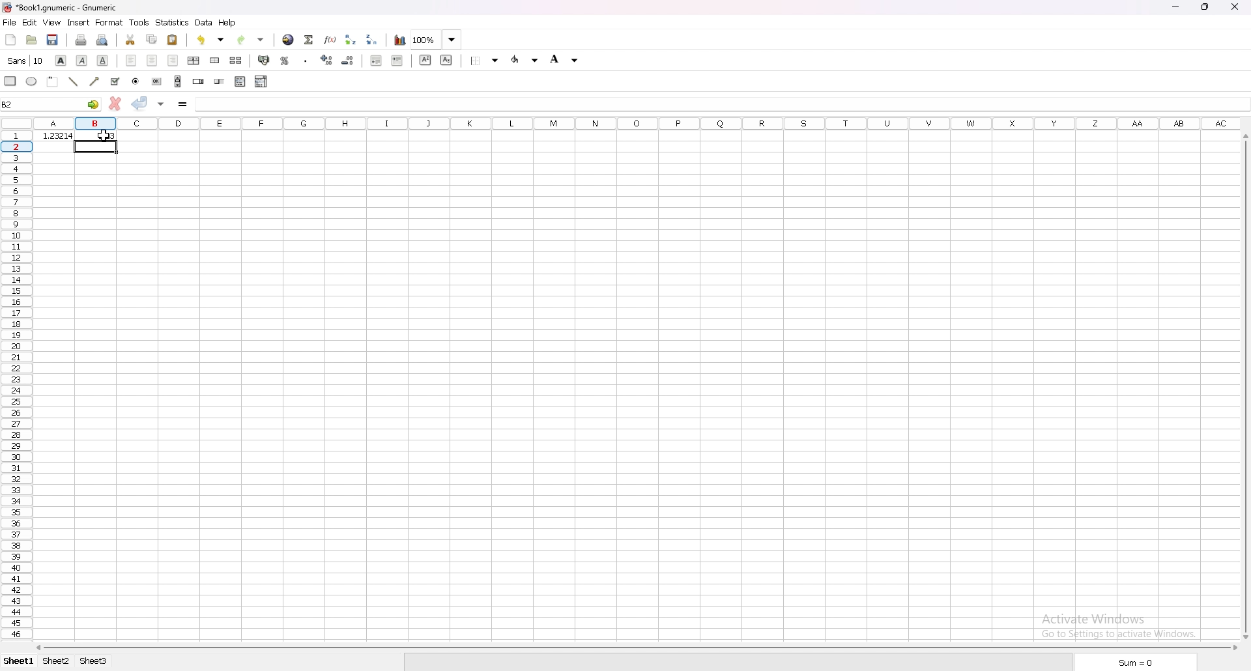 This screenshot has height=671, width=1251. What do you see at coordinates (1243, 386) in the screenshot?
I see `scroll bar` at bounding box center [1243, 386].